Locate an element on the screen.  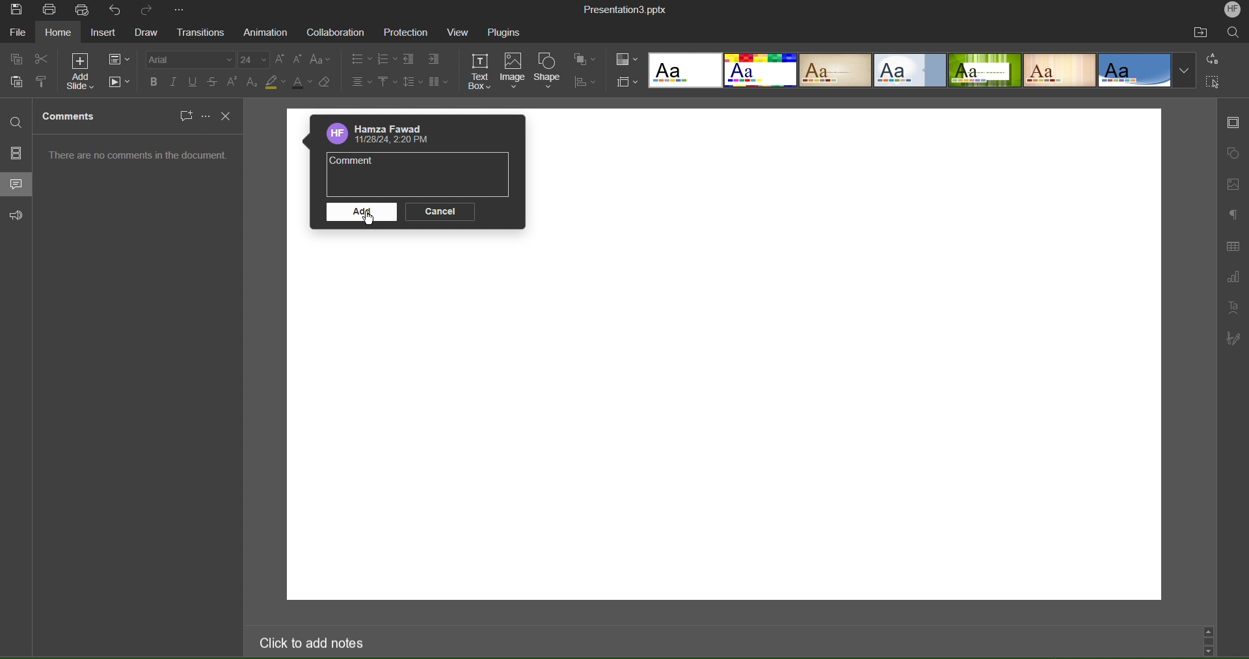
Copy is located at coordinates (18, 58).